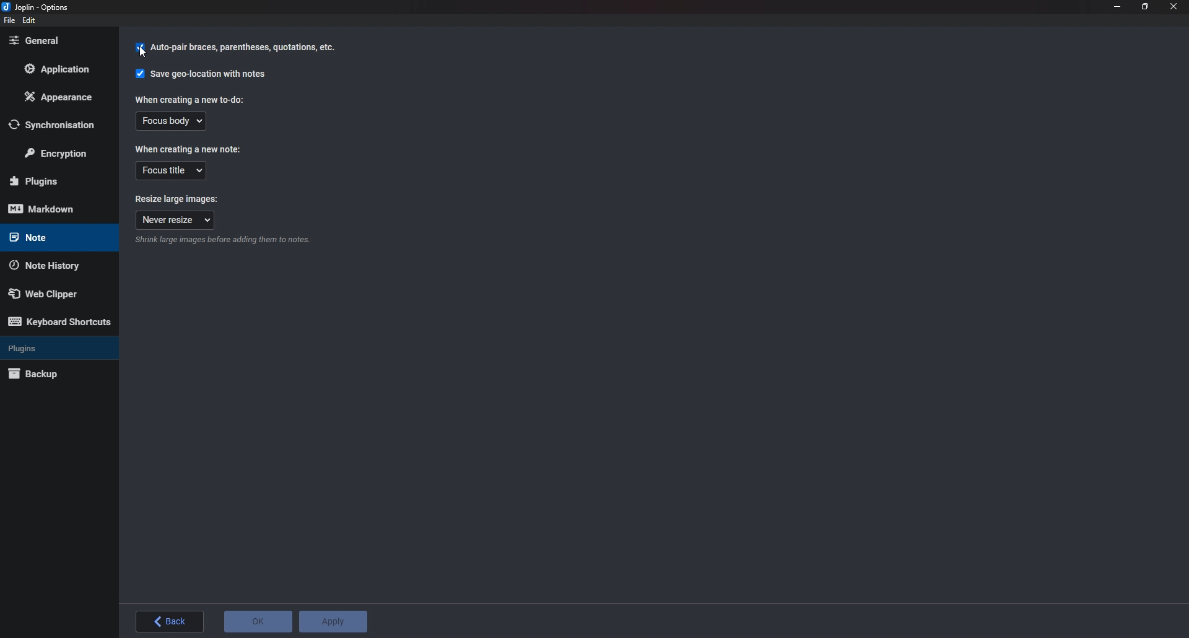 Image resolution: width=1189 pixels, height=638 pixels. Describe the element at coordinates (9, 21) in the screenshot. I see `File` at that location.